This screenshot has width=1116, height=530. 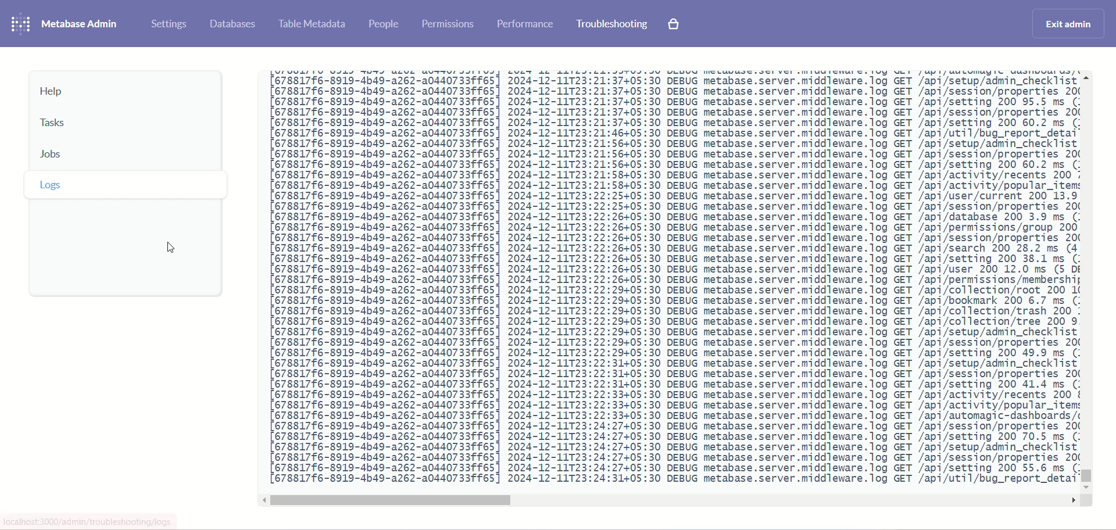 I want to click on people, so click(x=385, y=24).